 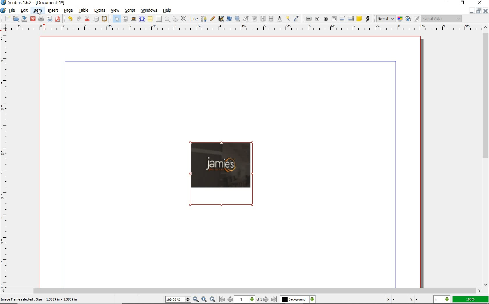 What do you see at coordinates (167, 10) in the screenshot?
I see `help` at bounding box center [167, 10].